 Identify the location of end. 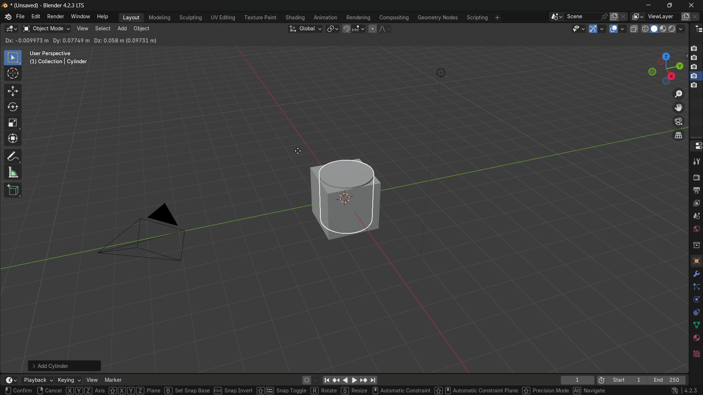
(669, 380).